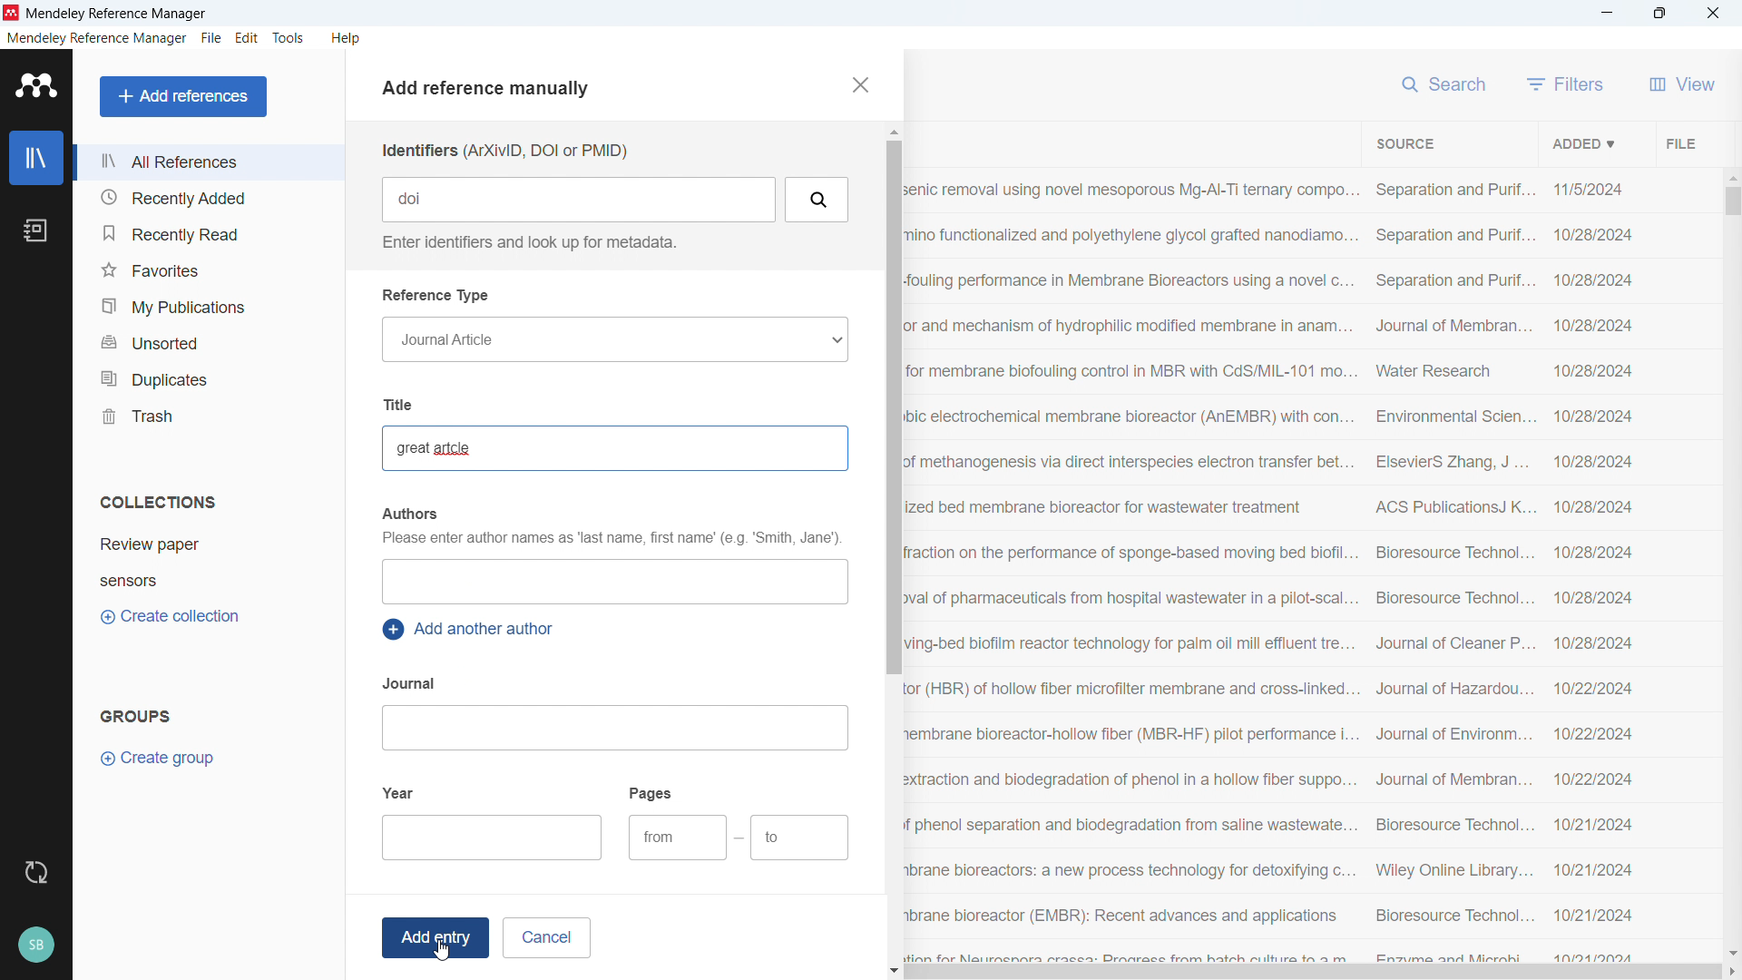  What do you see at coordinates (613, 582) in the screenshot?
I see `Add authors ` at bounding box center [613, 582].